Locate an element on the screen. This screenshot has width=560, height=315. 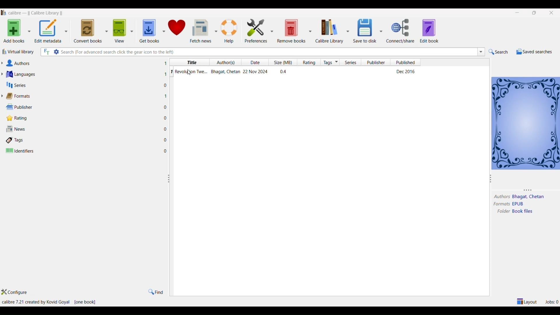
news and number of news is located at coordinates (18, 129).